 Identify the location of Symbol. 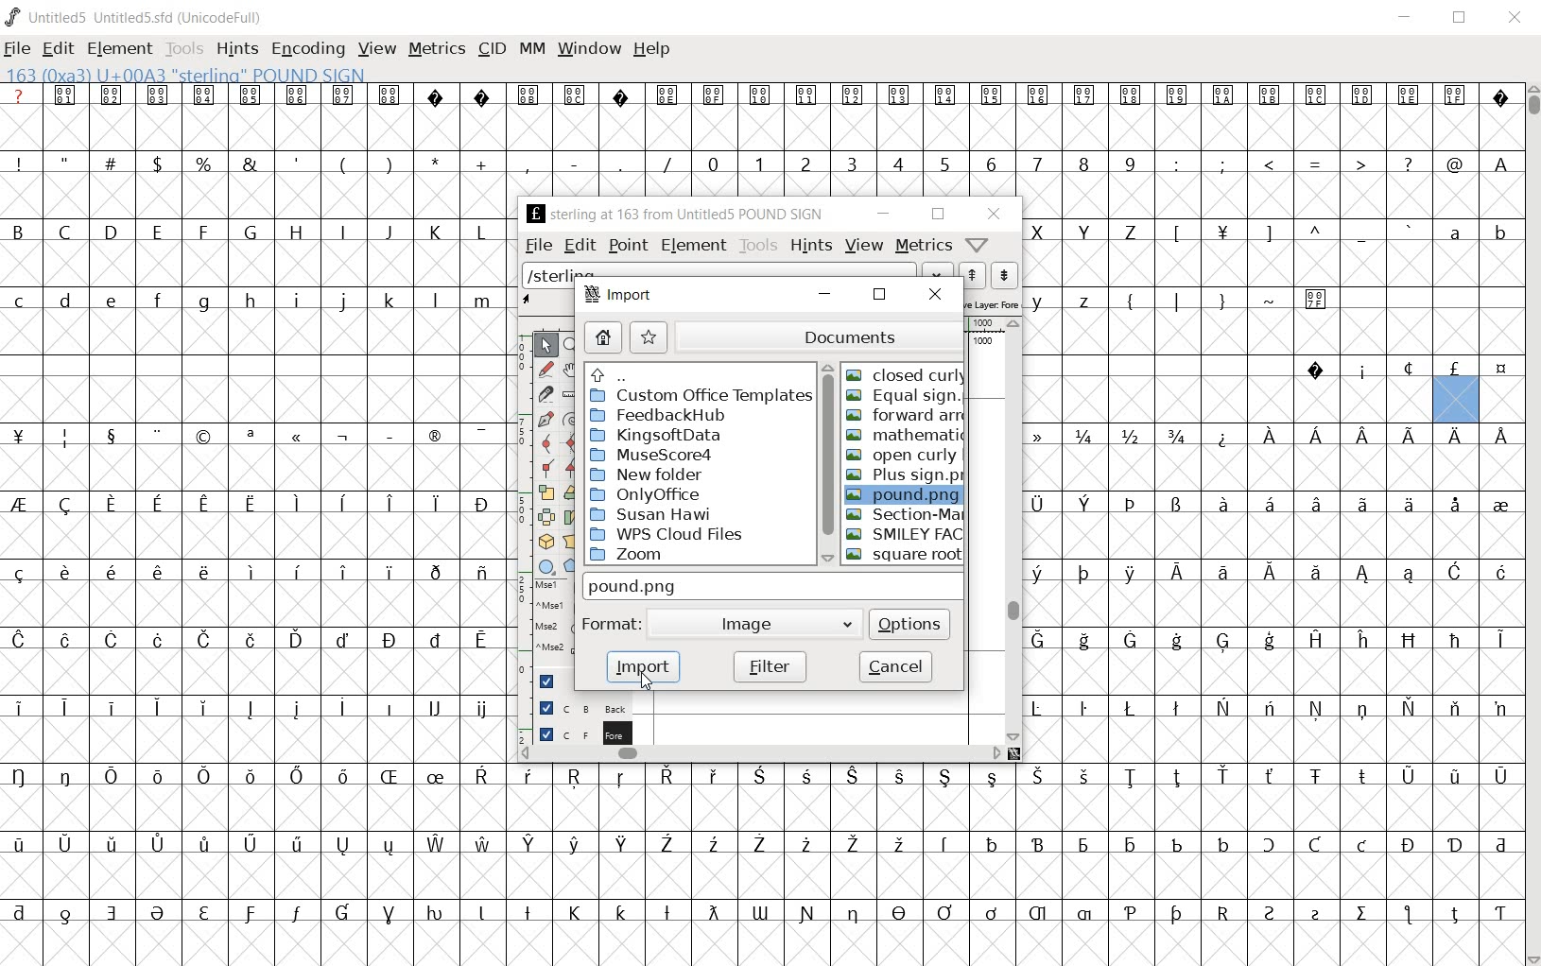
(1455, 641).